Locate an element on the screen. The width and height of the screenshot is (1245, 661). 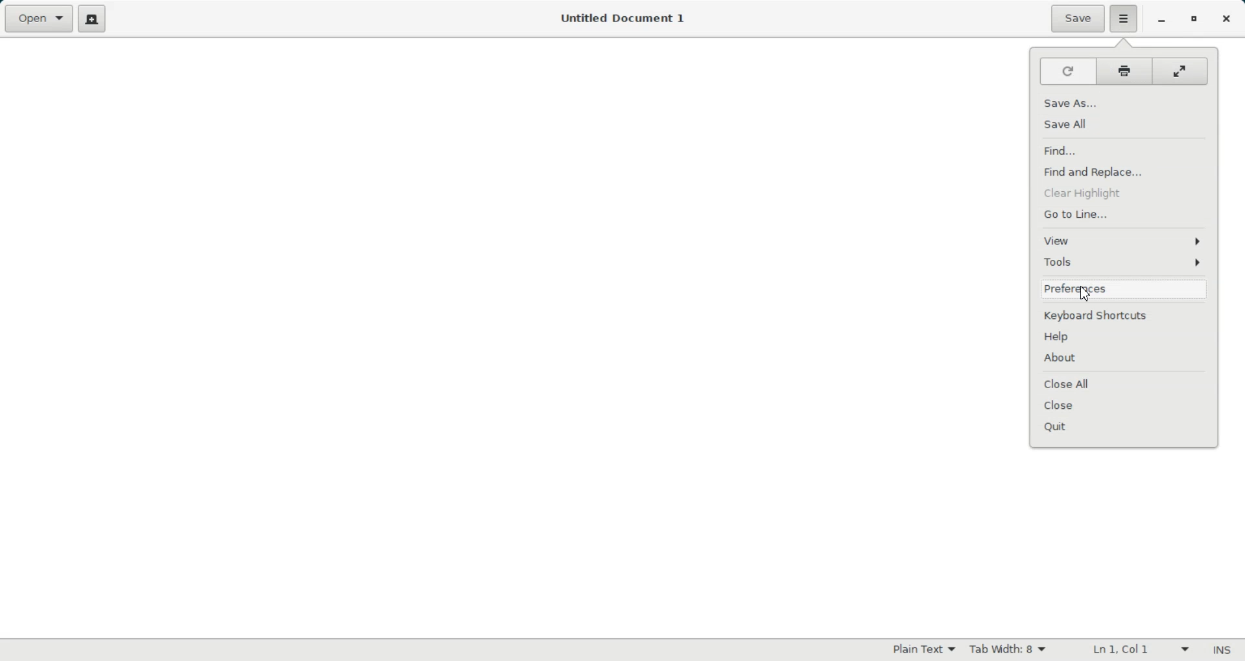
Restore is located at coordinates (1194, 19).